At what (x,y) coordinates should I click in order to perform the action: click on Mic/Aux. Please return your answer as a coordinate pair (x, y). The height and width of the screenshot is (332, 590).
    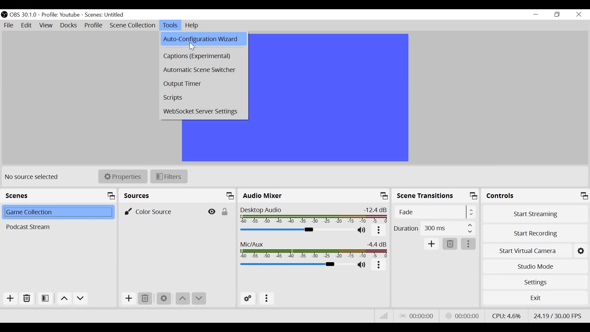
    Looking at the image, I should click on (314, 249).